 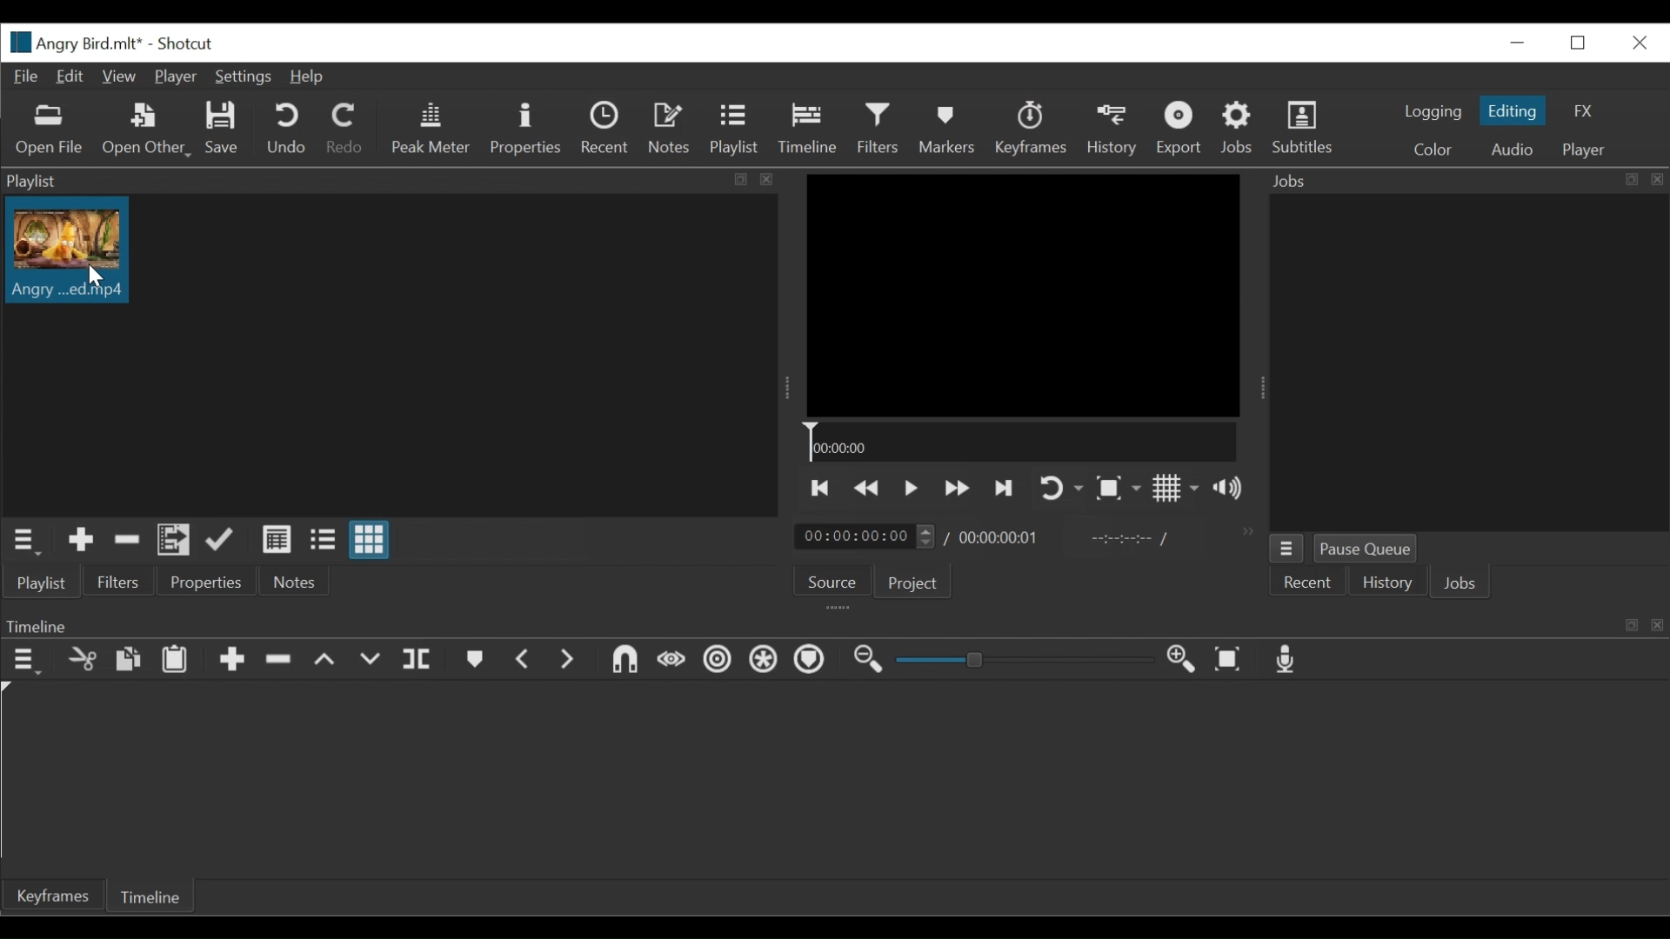 What do you see at coordinates (174, 540) in the screenshot?
I see `Add files to the playlist` at bounding box center [174, 540].